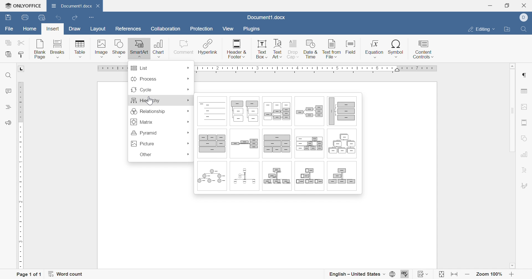  Describe the element at coordinates (524, 187) in the screenshot. I see `Signature settings` at that location.